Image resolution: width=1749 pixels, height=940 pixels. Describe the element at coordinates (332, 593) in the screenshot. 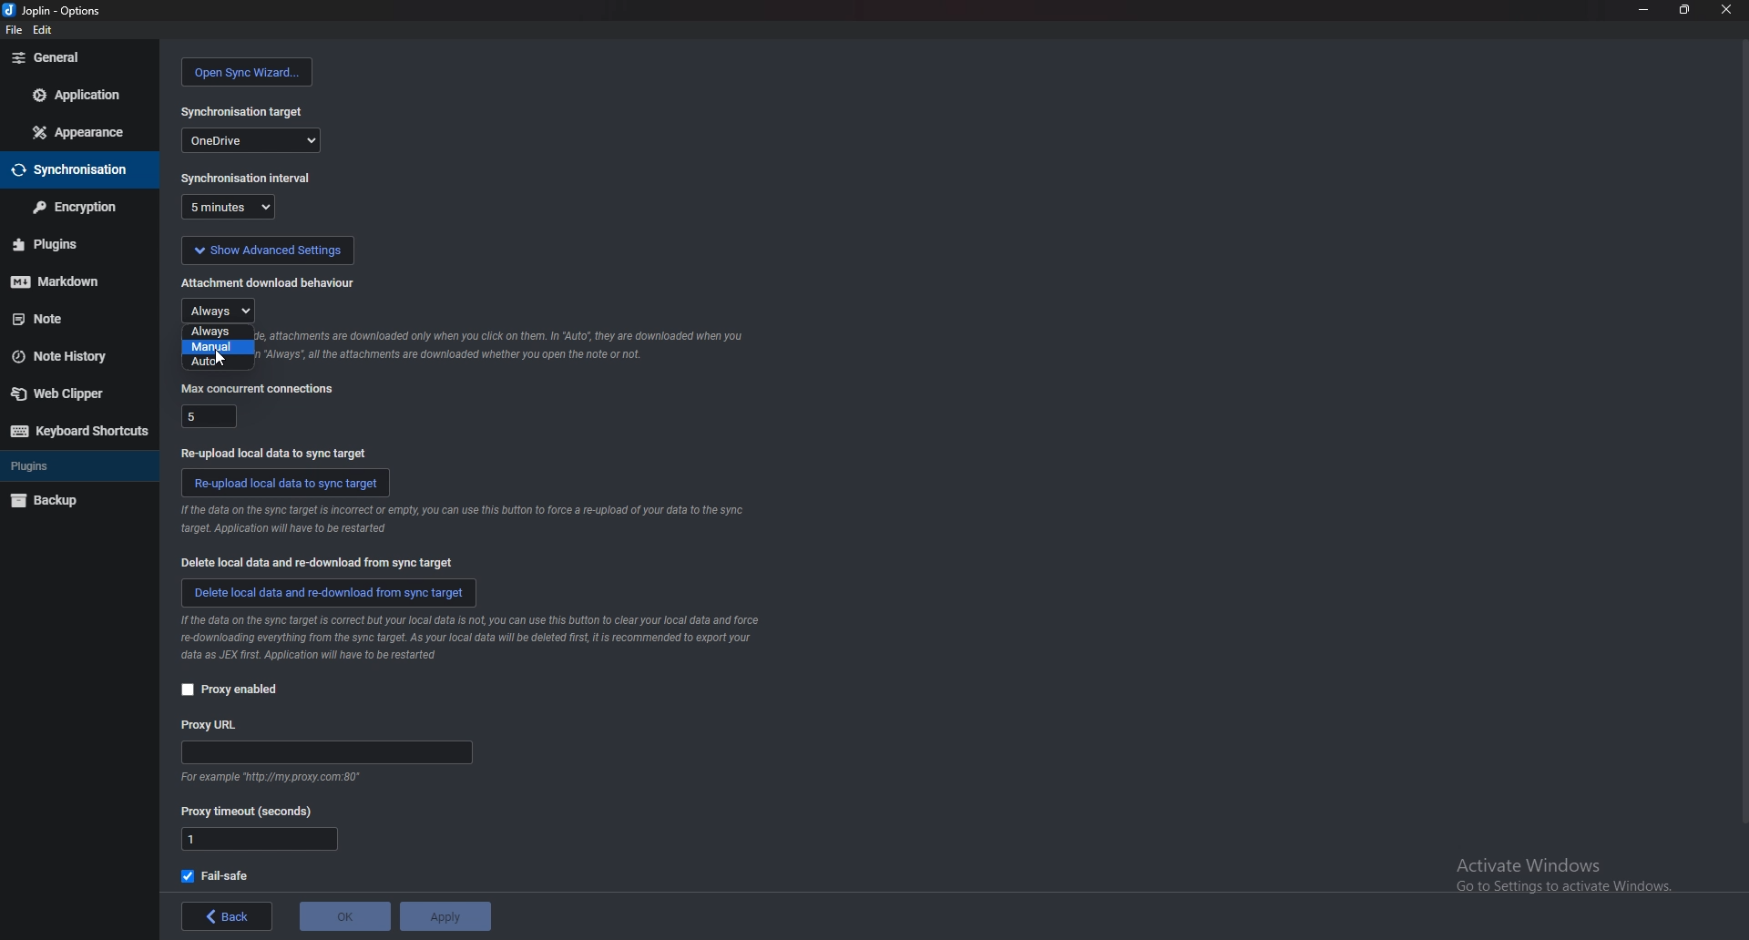

I see `delete local data and re download from sync target` at that location.